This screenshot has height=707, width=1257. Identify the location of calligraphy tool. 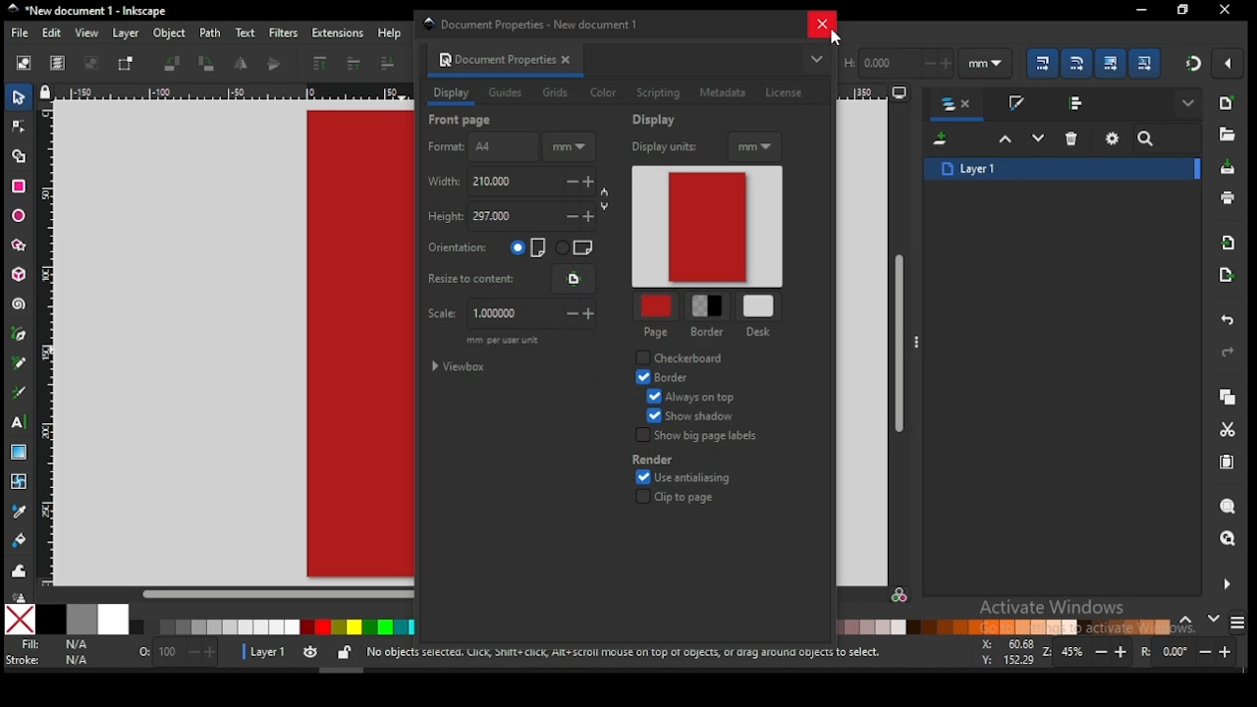
(23, 392).